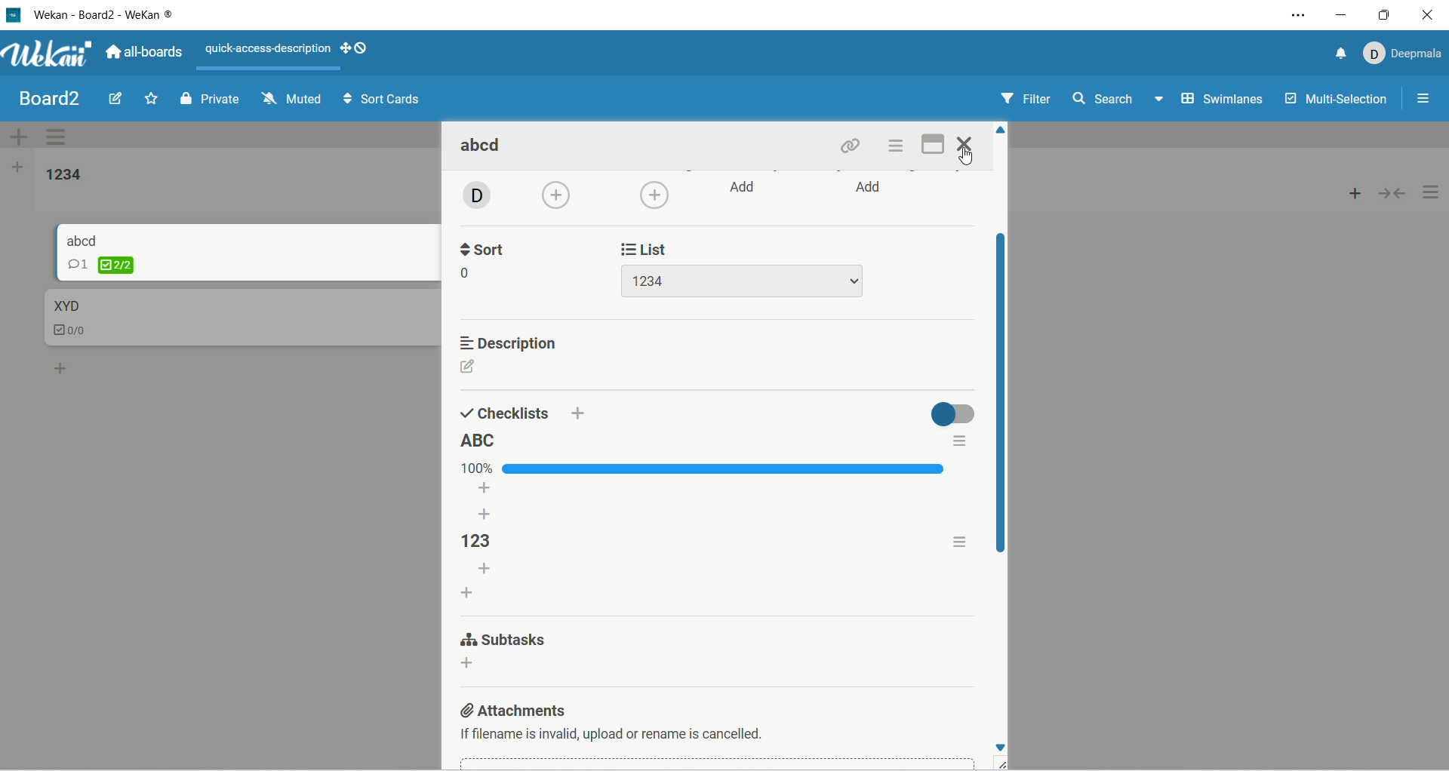 Image resolution: width=1449 pixels, height=771 pixels. I want to click on card title, so click(83, 240).